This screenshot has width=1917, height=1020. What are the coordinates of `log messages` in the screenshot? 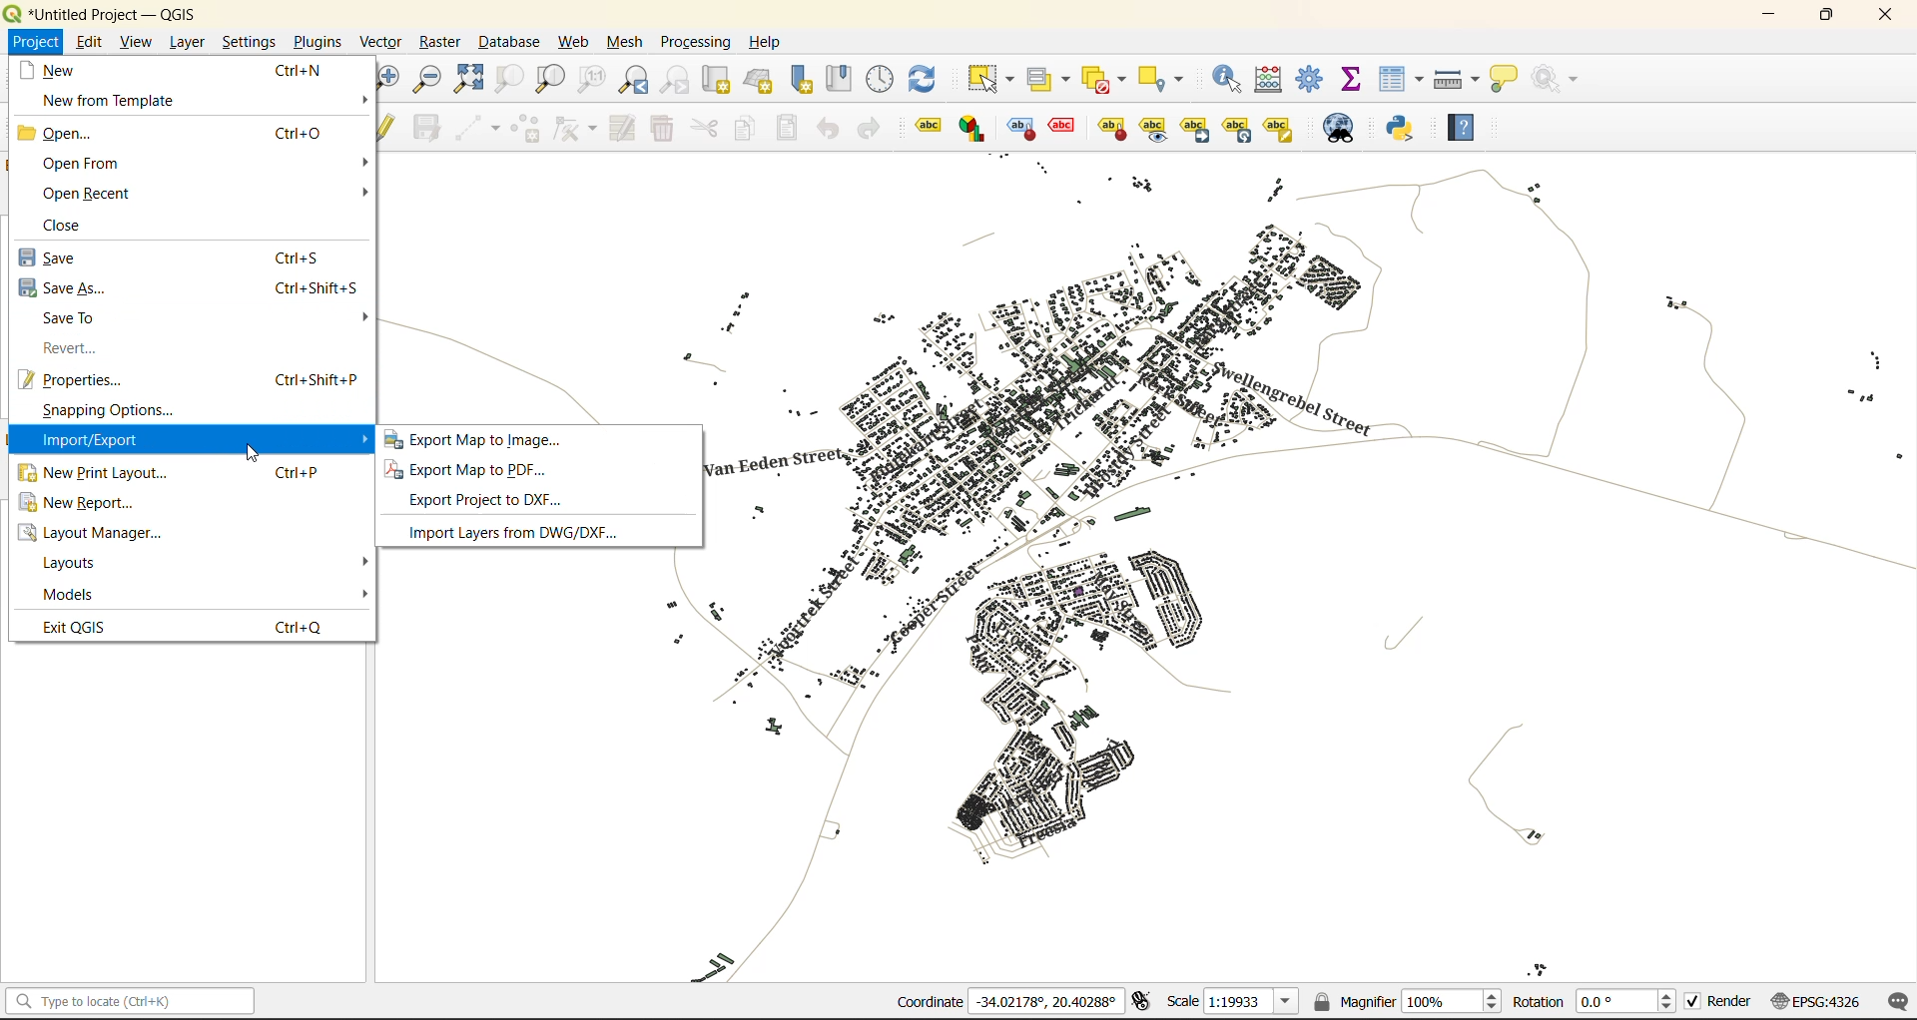 It's located at (1894, 1002).